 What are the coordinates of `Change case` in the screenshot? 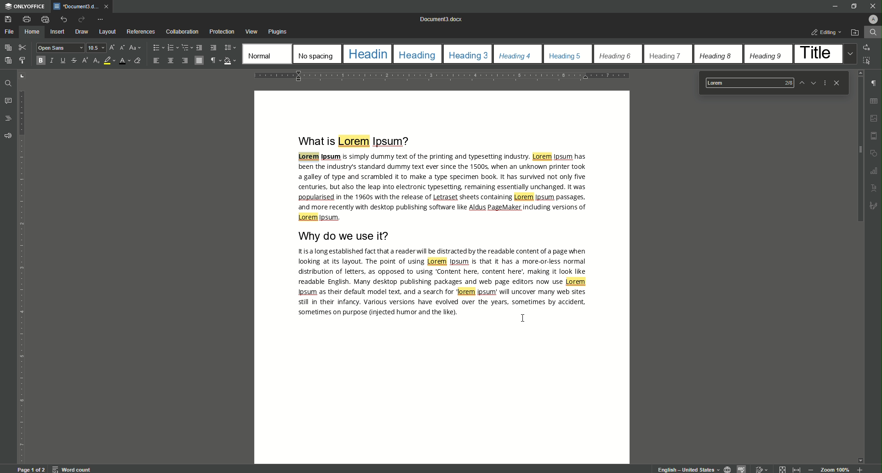 It's located at (136, 48).